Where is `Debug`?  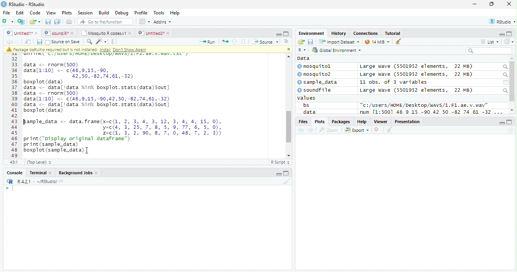
Debug is located at coordinates (121, 13).